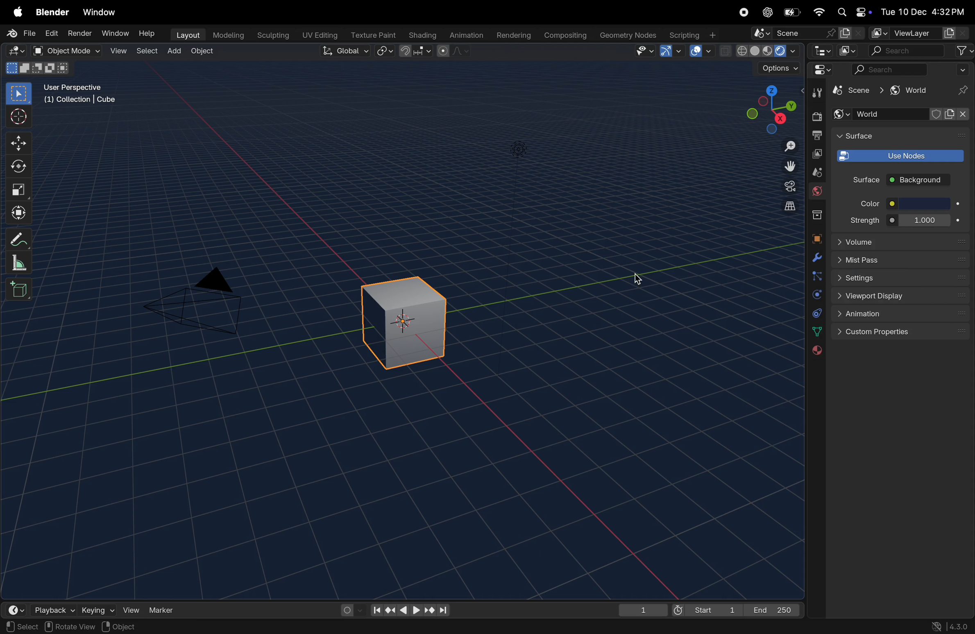 Image resolution: width=975 pixels, height=634 pixels. I want to click on cursor, so click(639, 282).